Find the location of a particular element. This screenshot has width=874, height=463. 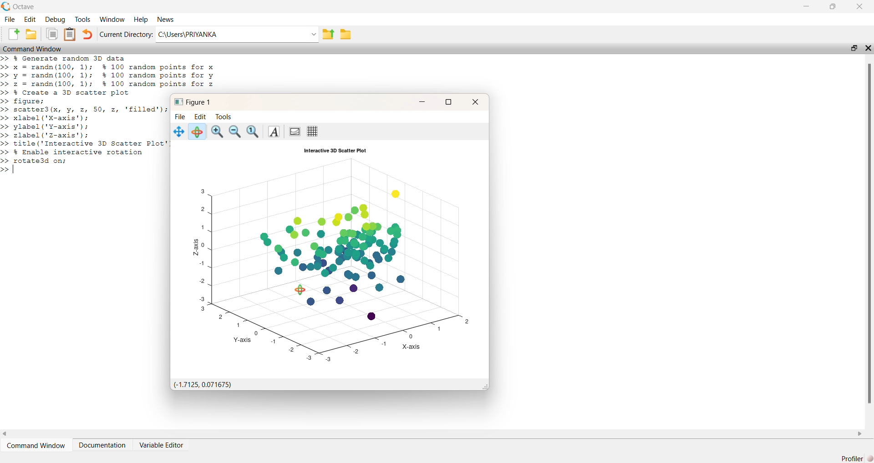

folder is located at coordinates (30, 34).